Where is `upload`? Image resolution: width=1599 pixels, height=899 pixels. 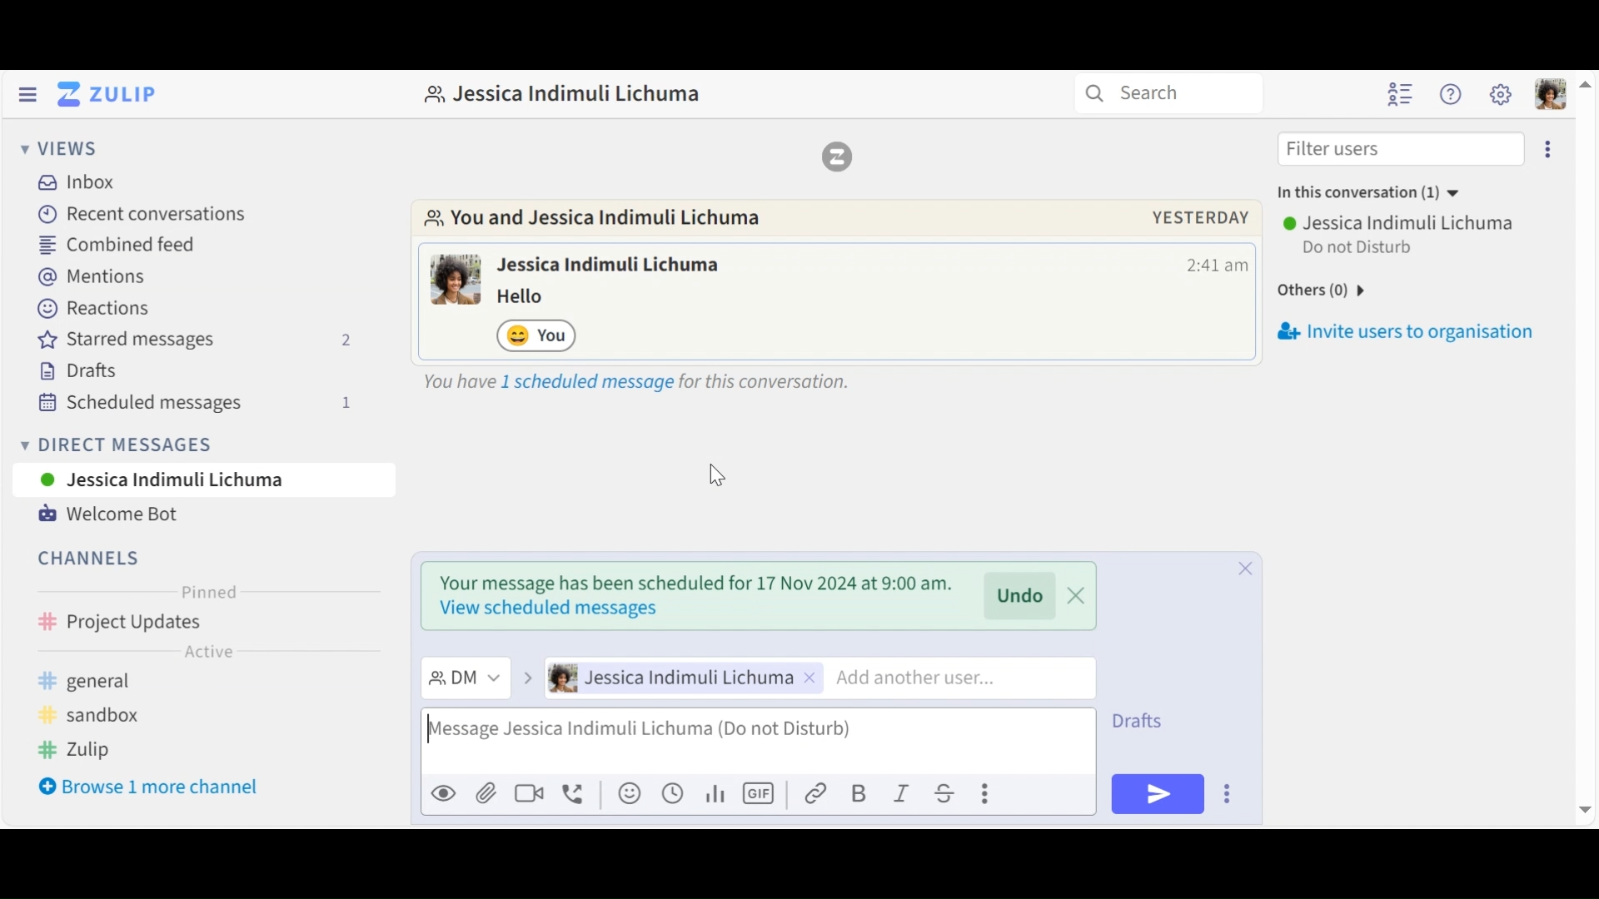
upload is located at coordinates (486, 796).